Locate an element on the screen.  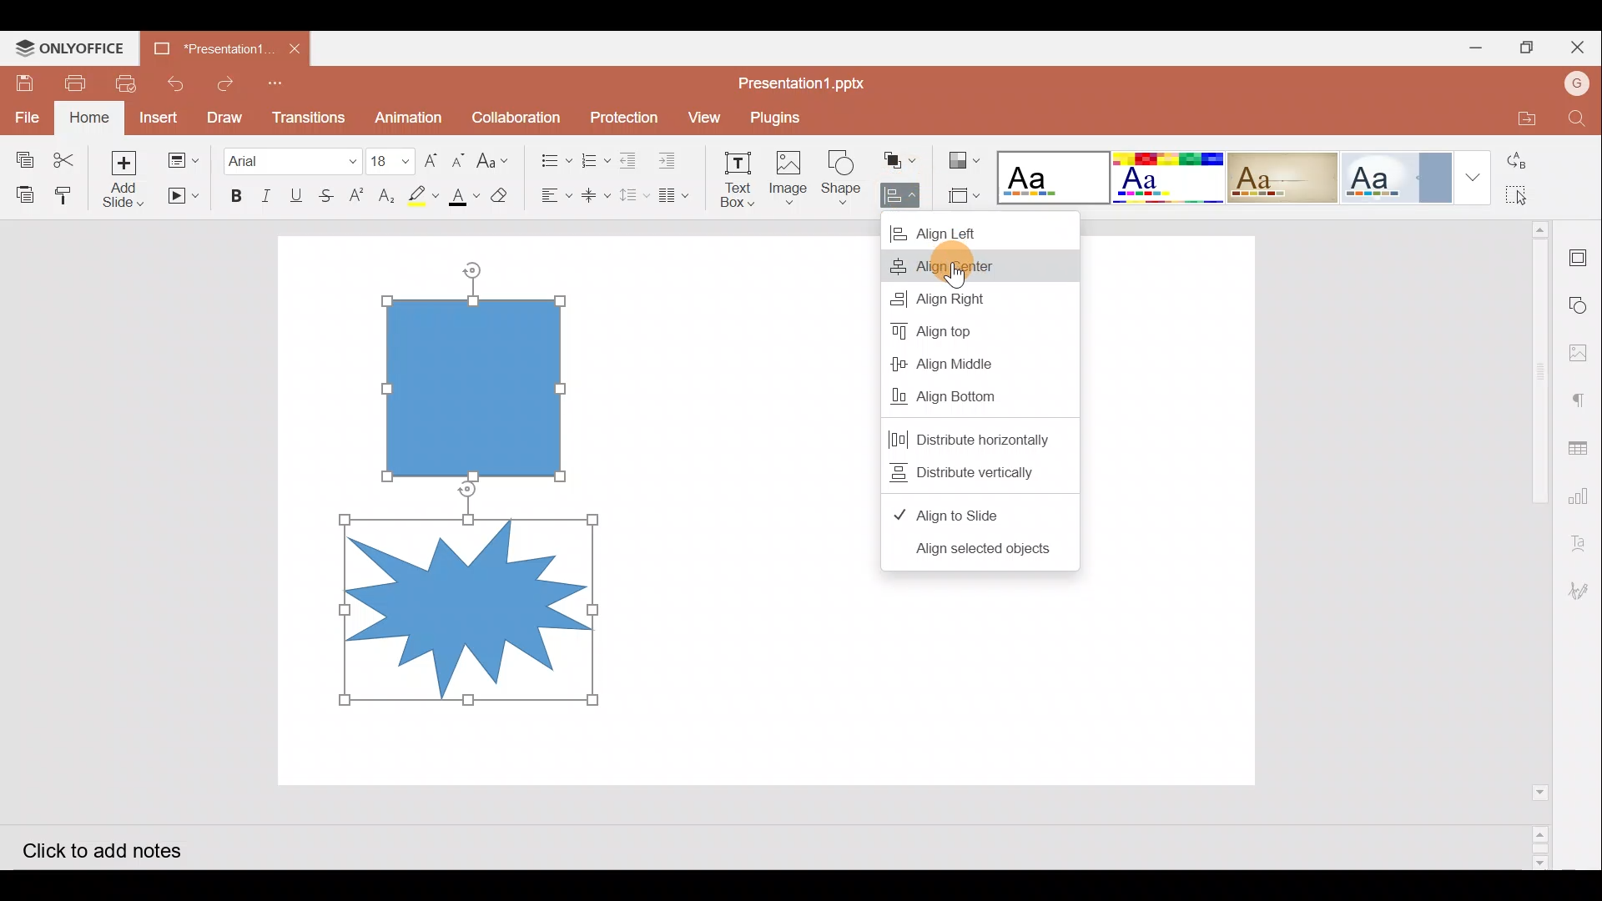
Chart settings is located at coordinates (1586, 500).